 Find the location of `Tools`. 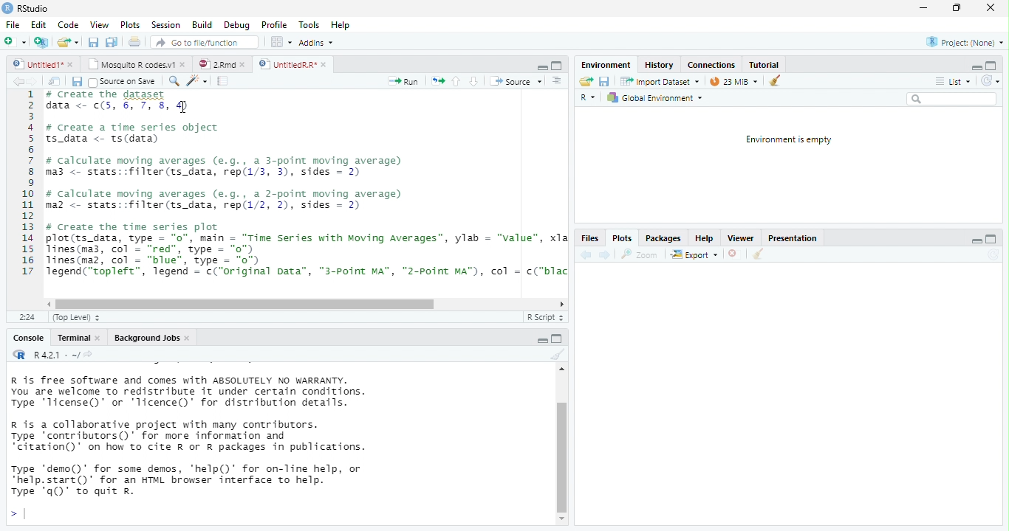

Tools is located at coordinates (309, 24).